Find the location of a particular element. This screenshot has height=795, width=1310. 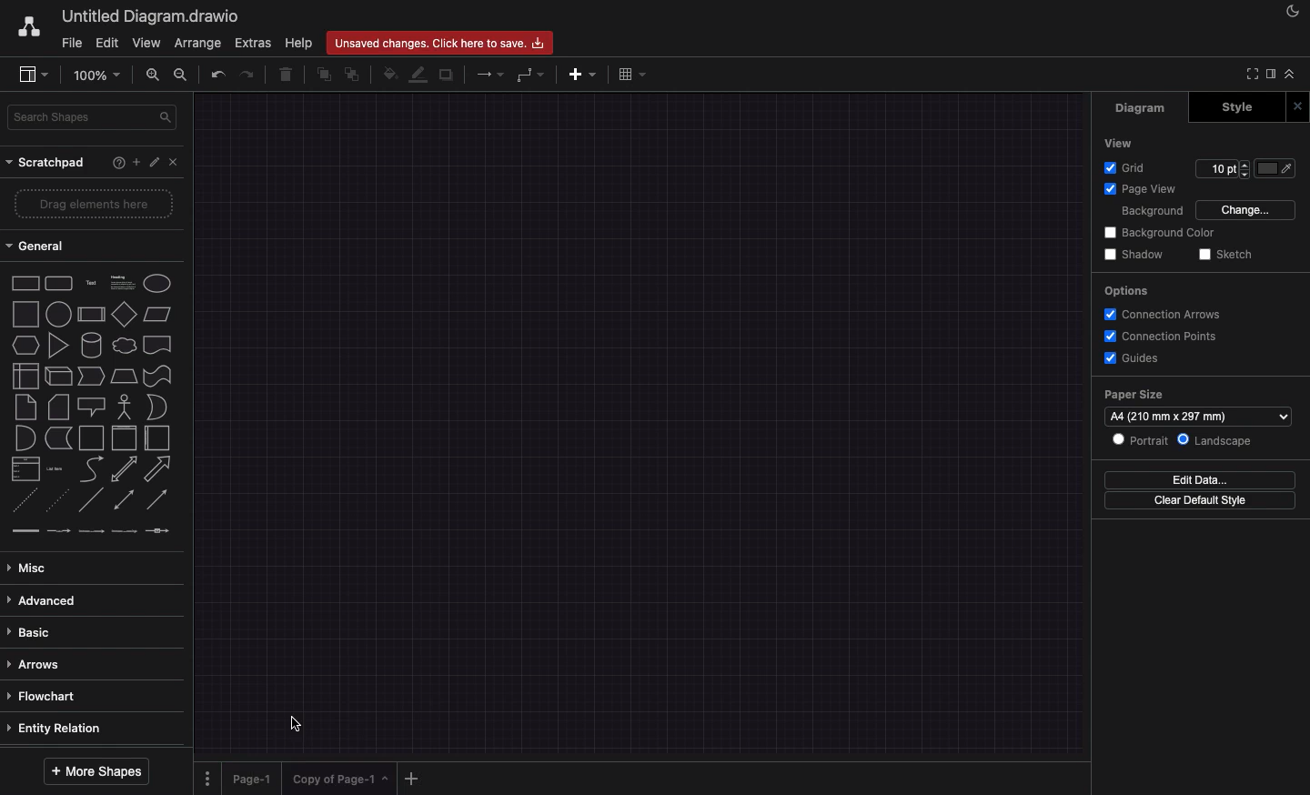

container is located at coordinates (92, 438).